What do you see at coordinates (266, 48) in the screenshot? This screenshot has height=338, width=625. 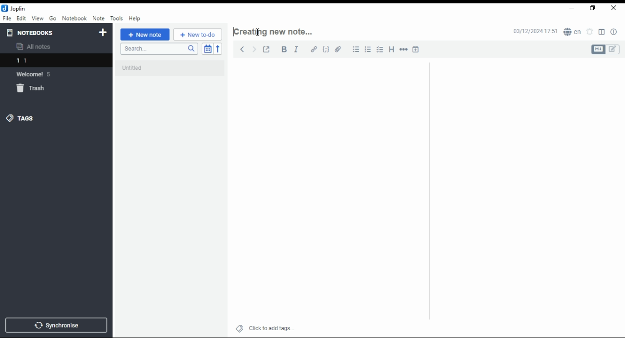 I see `toggle external editing` at bounding box center [266, 48].